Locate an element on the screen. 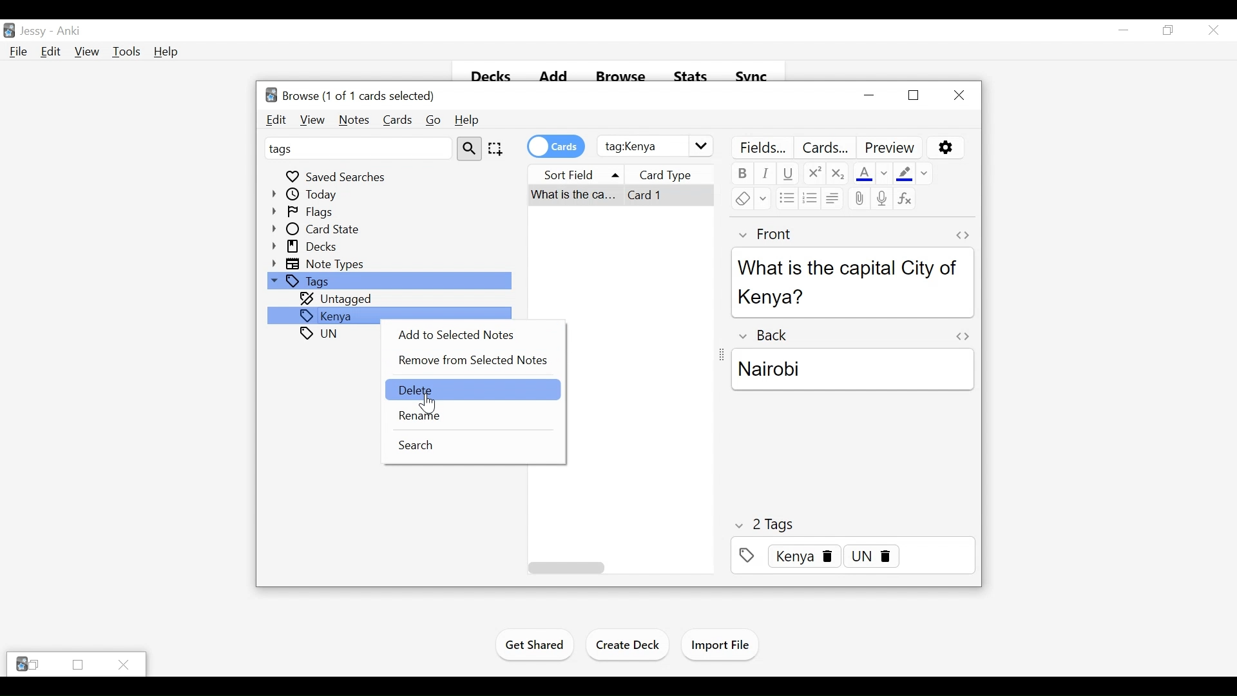 This screenshot has width=1237, height=696. Edit is located at coordinates (50, 52).